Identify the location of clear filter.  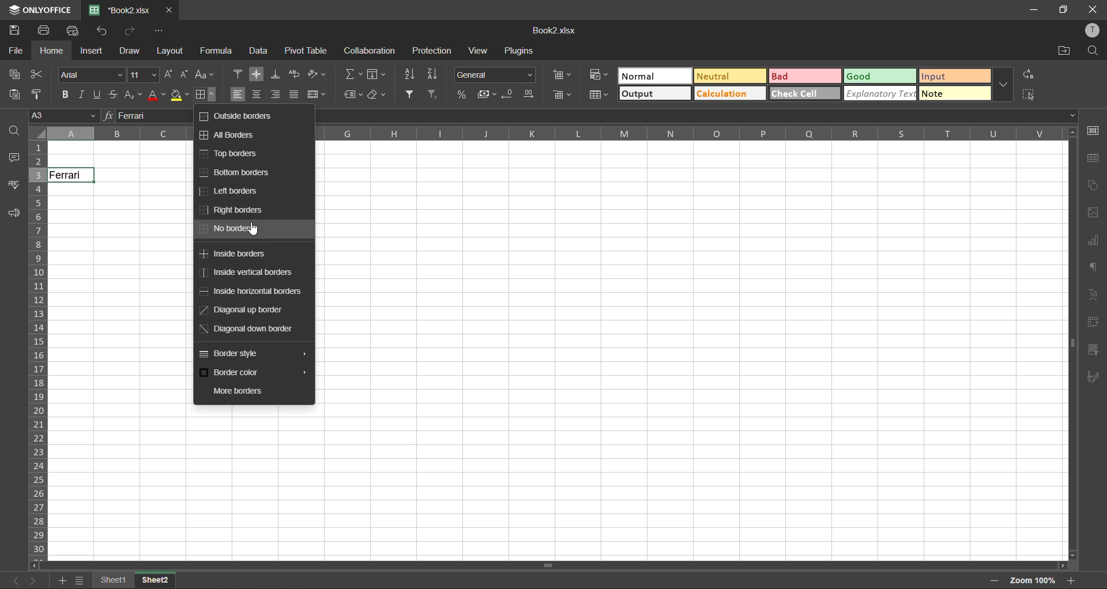
(434, 95).